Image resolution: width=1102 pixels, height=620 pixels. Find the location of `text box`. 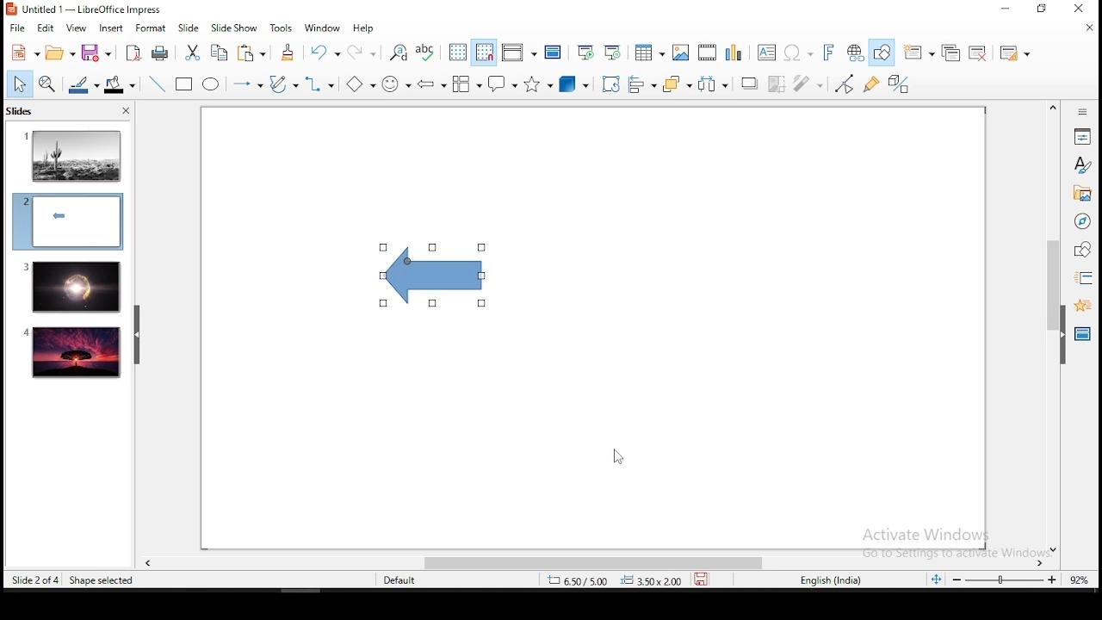

text box is located at coordinates (765, 53).